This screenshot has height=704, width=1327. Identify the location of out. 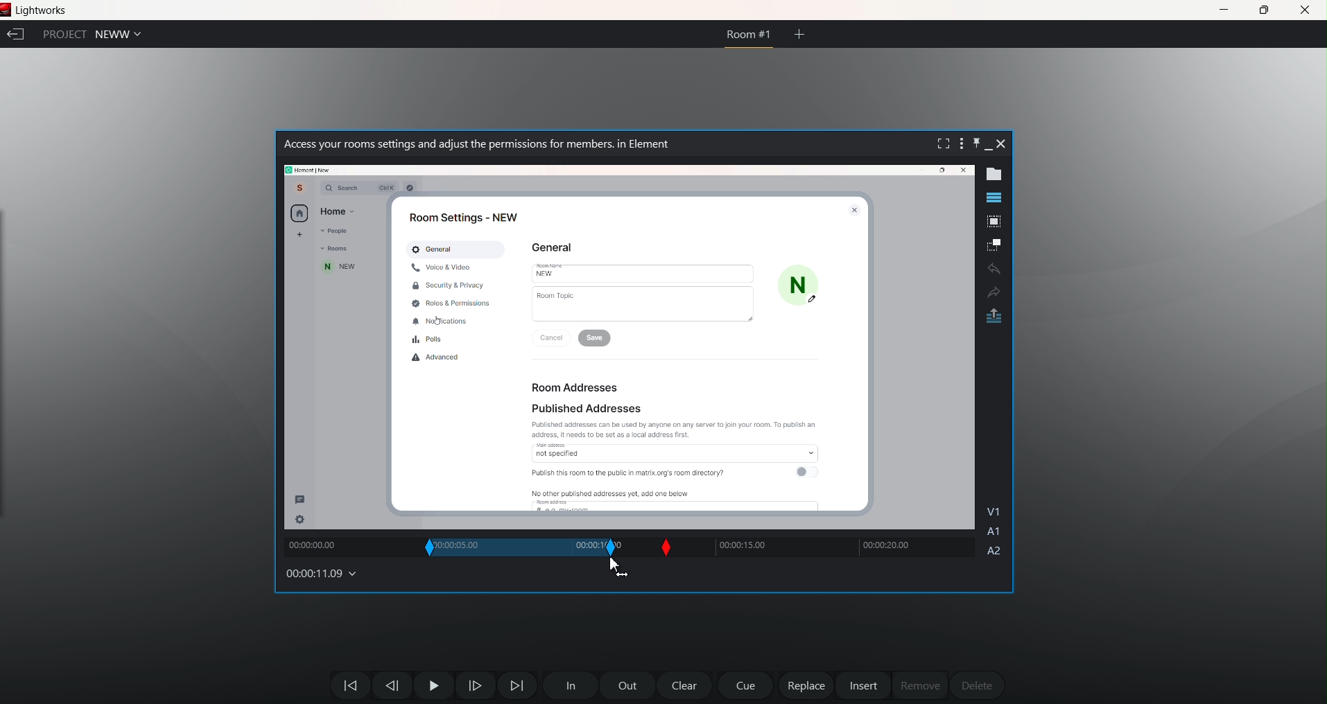
(627, 684).